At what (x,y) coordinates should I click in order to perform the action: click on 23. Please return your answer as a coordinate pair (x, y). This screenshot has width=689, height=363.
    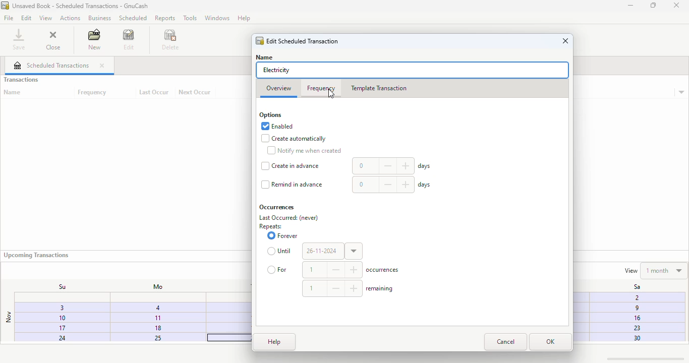
    Looking at the image, I should click on (636, 328).